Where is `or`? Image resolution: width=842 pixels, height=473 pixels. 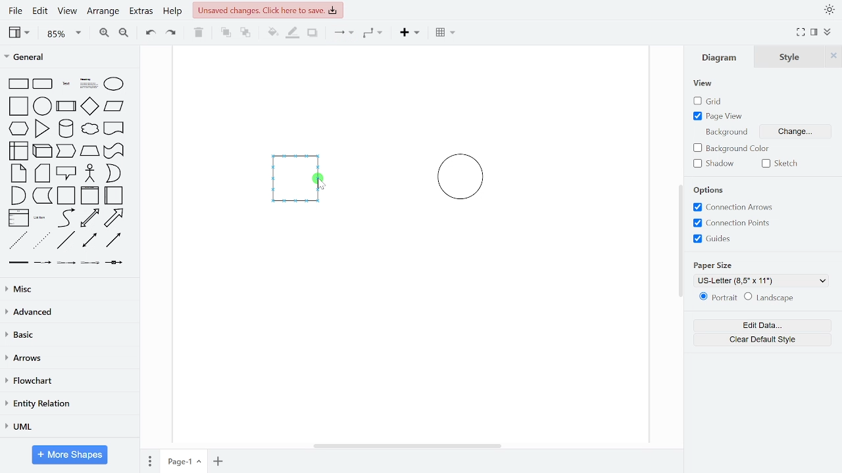
or is located at coordinates (113, 173).